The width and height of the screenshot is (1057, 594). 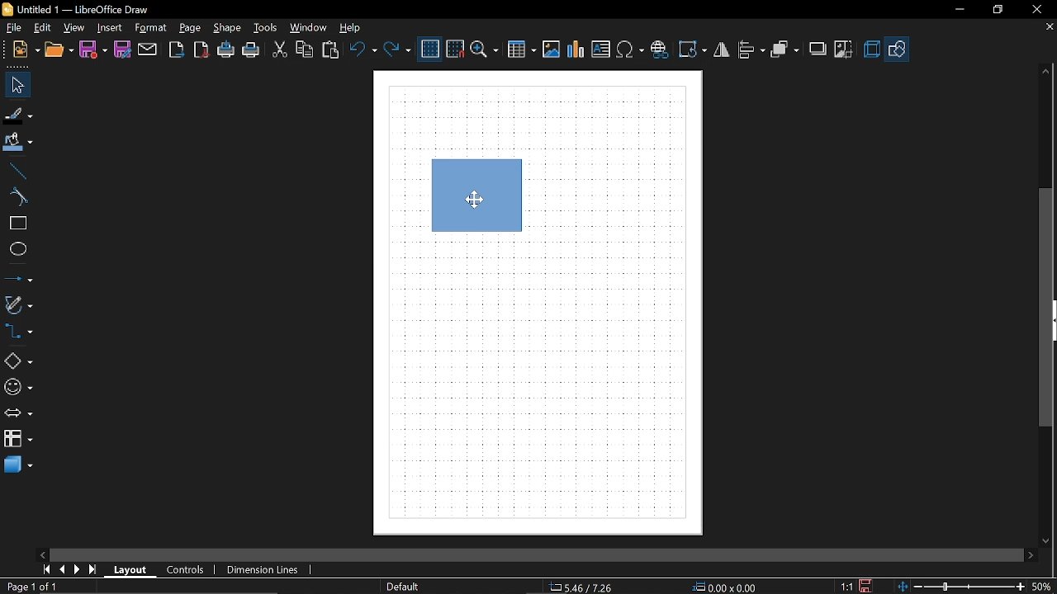 I want to click on Co-ordinate, so click(x=579, y=587).